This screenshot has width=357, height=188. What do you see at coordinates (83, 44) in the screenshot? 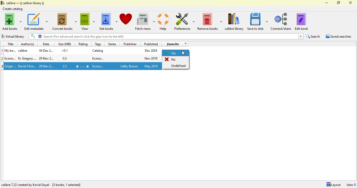
I see `rating` at bounding box center [83, 44].